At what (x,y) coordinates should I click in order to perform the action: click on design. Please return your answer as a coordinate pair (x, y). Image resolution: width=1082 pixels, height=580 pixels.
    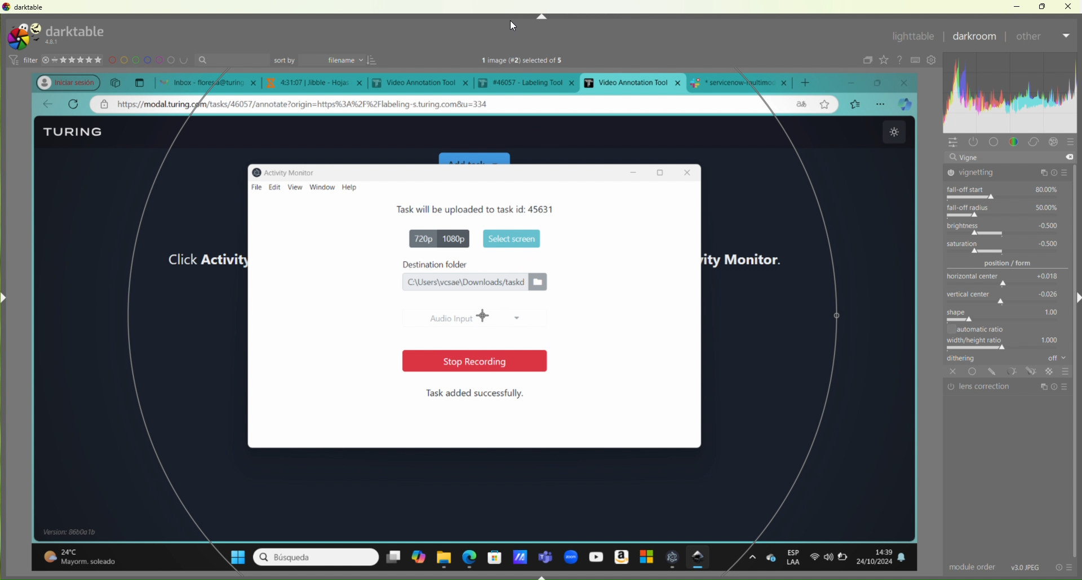
    Looking at the image, I should click on (150, 61).